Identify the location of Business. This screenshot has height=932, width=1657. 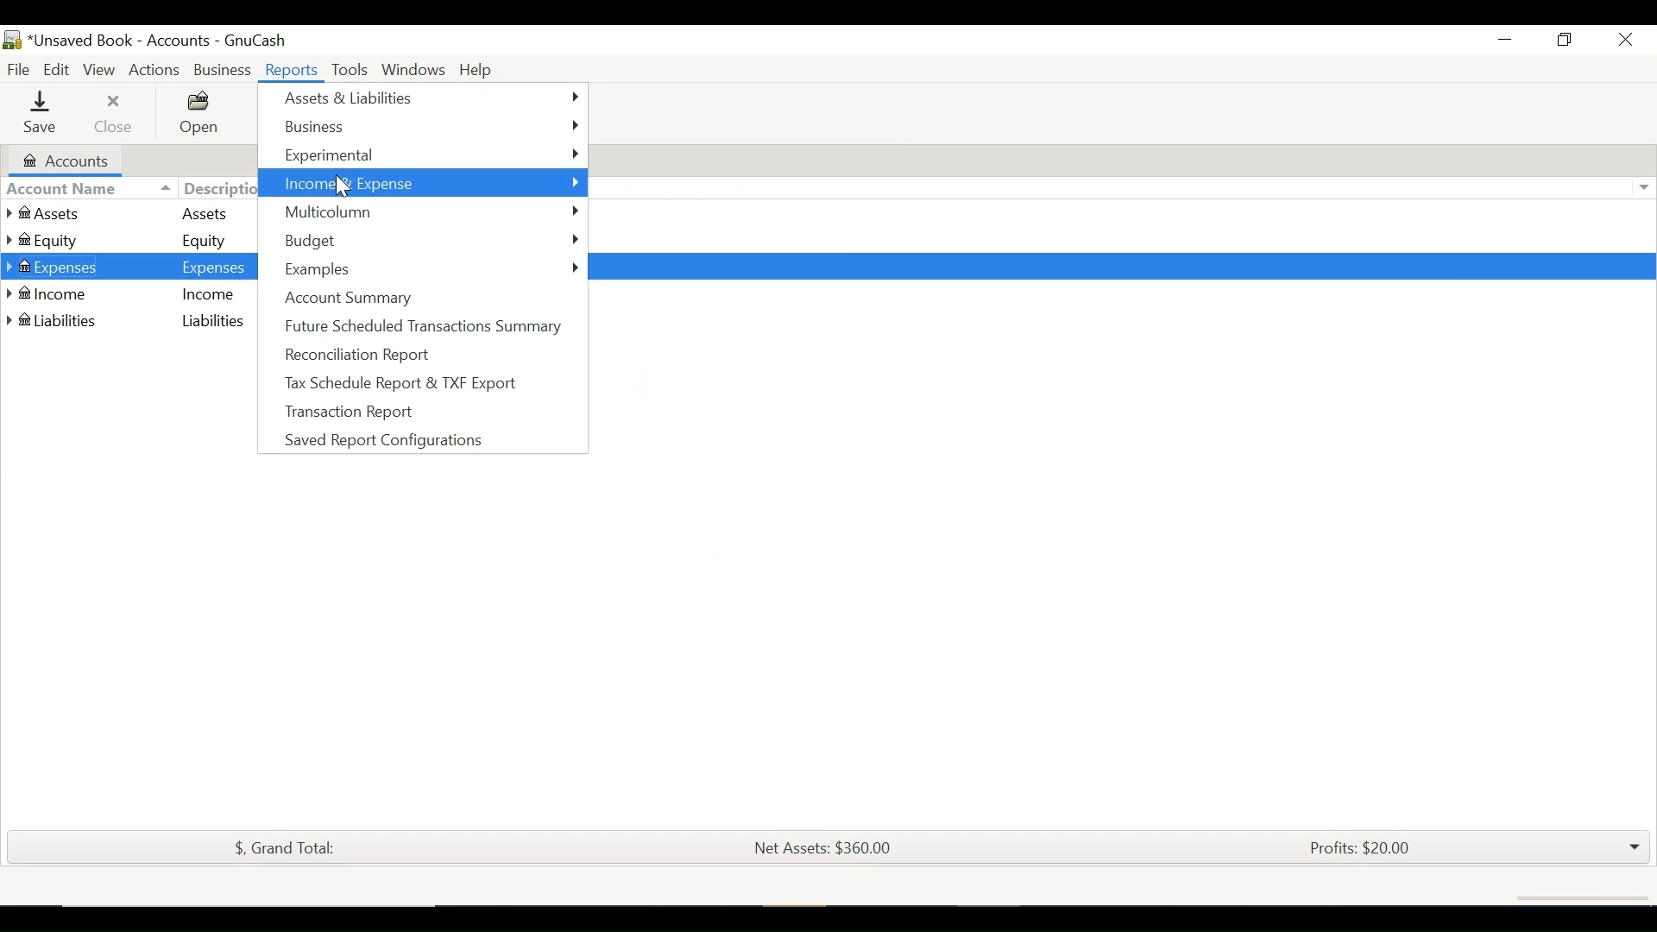
(224, 66).